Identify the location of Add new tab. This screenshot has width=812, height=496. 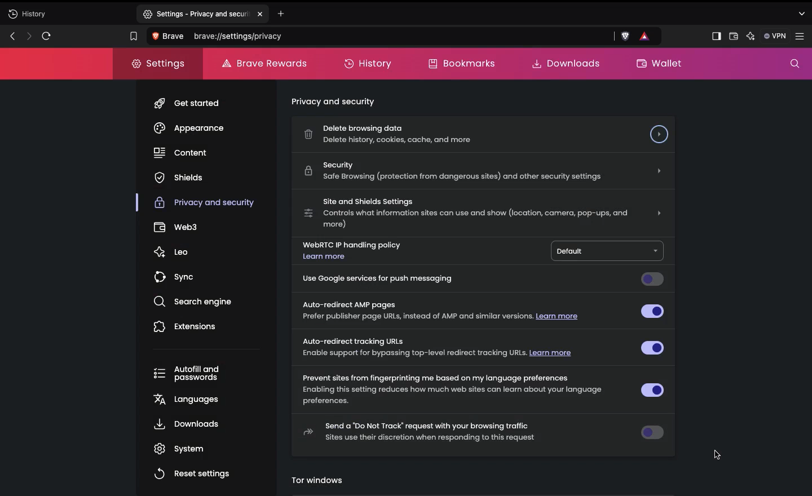
(294, 15).